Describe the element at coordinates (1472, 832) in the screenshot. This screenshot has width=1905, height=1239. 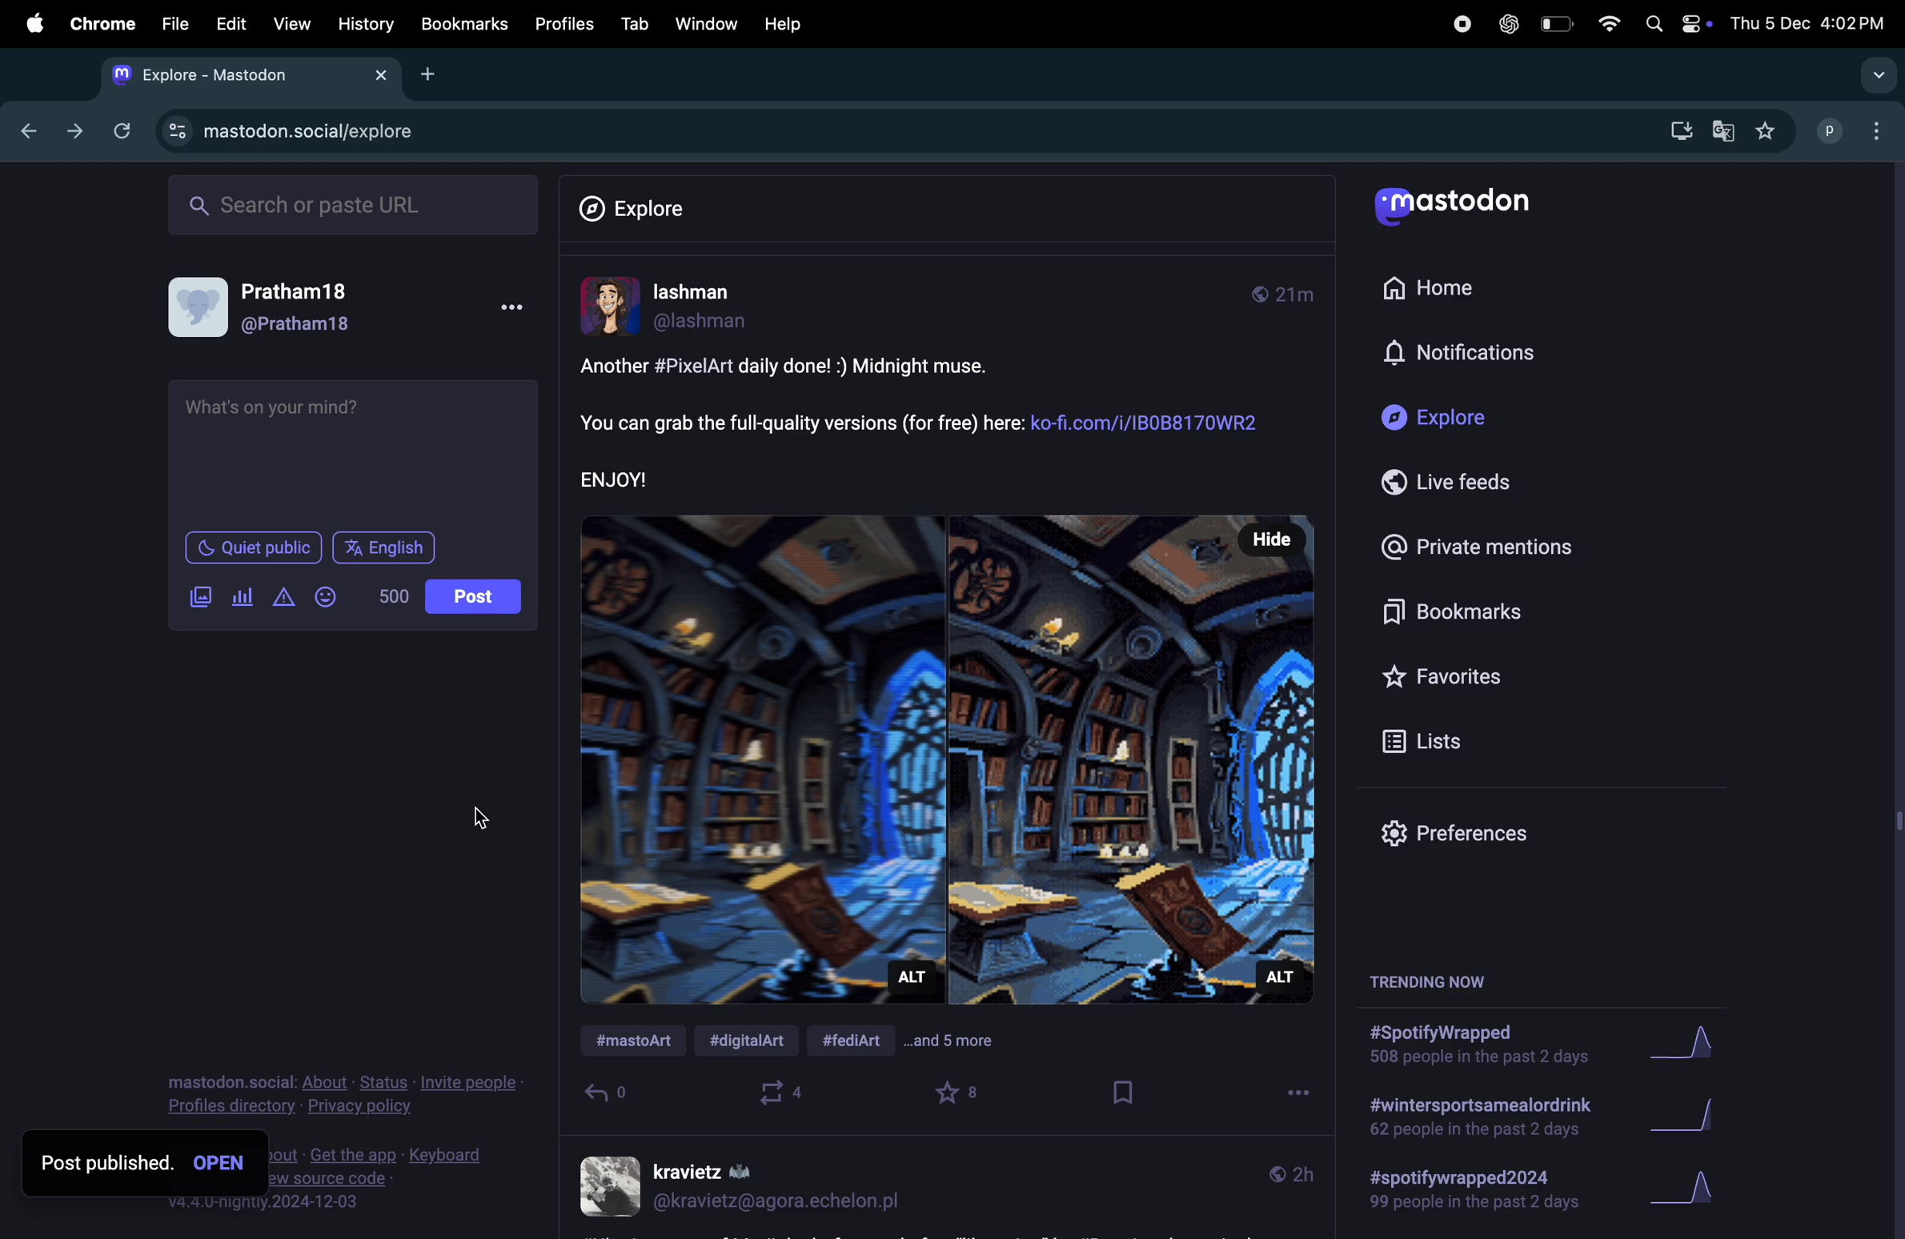
I see `prefrences` at that location.